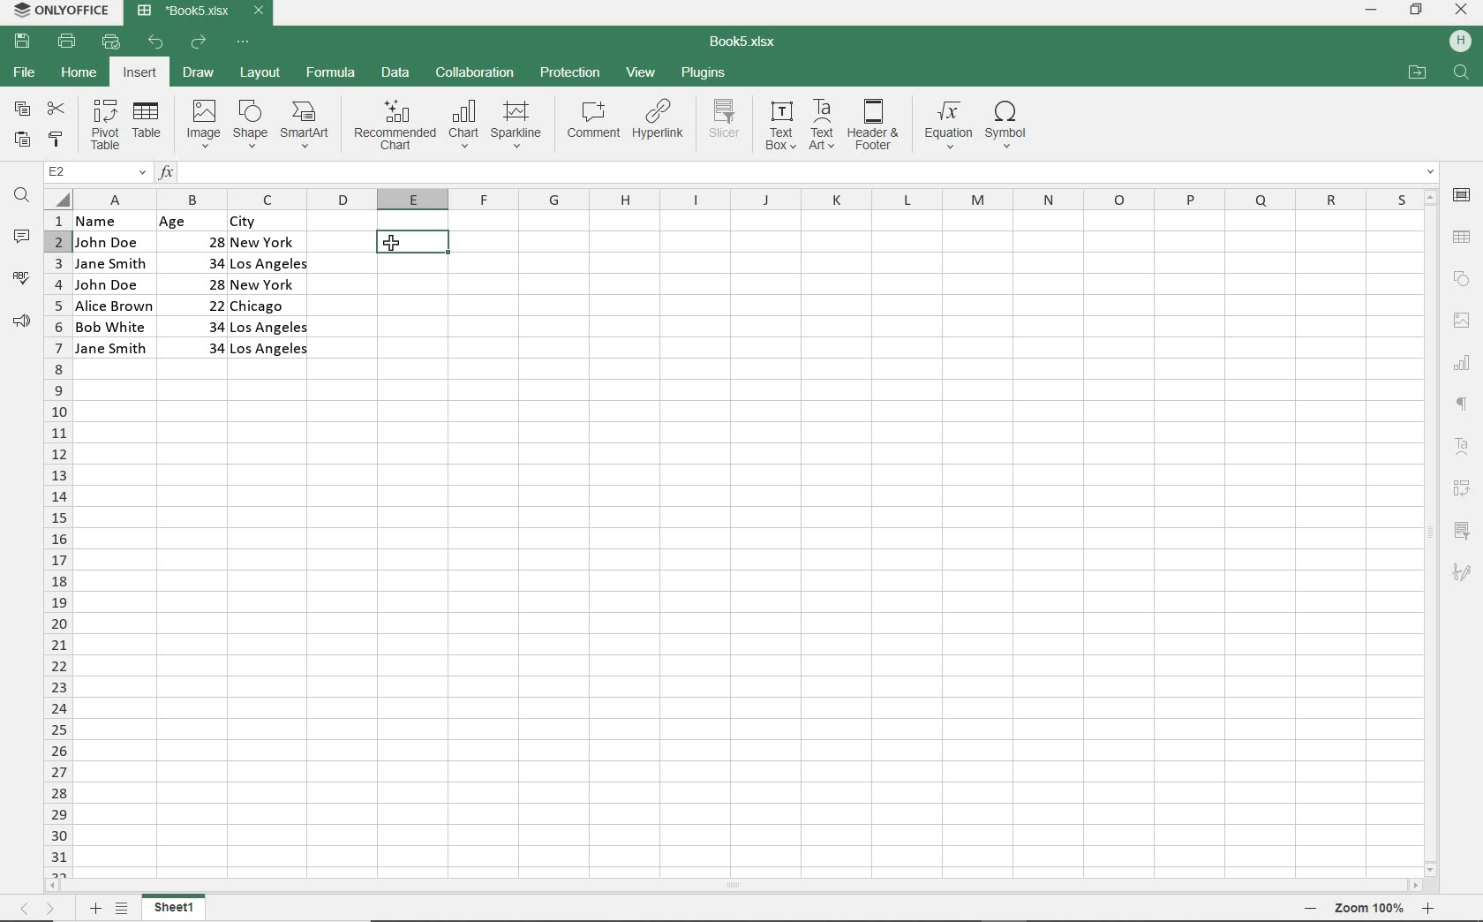 The width and height of the screenshot is (1483, 922). What do you see at coordinates (252, 124) in the screenshot?
I see `SHAPE` at bounding box center [252, 124].